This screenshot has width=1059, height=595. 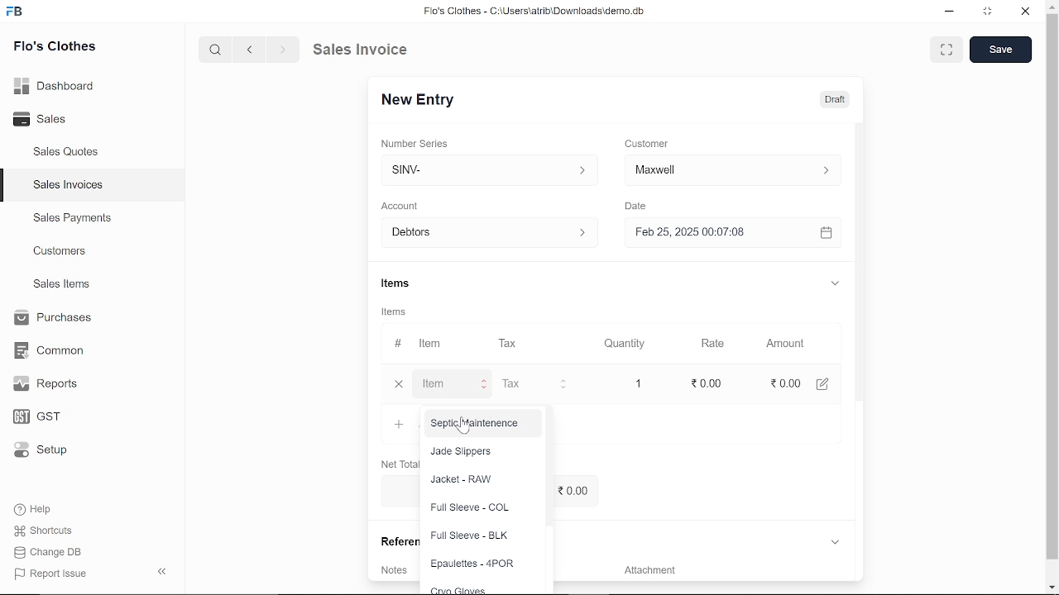 What do you see at coordinates (515, 345) in the screenshot?
I see `Tax` at bounding box center [515, 345].